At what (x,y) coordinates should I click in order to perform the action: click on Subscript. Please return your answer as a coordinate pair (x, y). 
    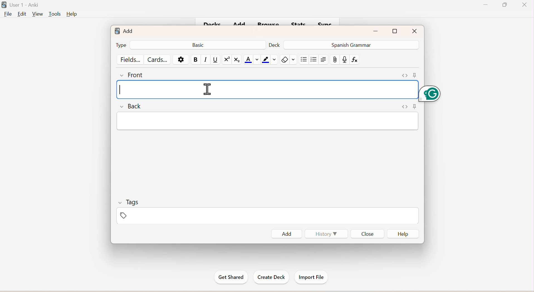
    Looking at the image, I should click on (237, 60).